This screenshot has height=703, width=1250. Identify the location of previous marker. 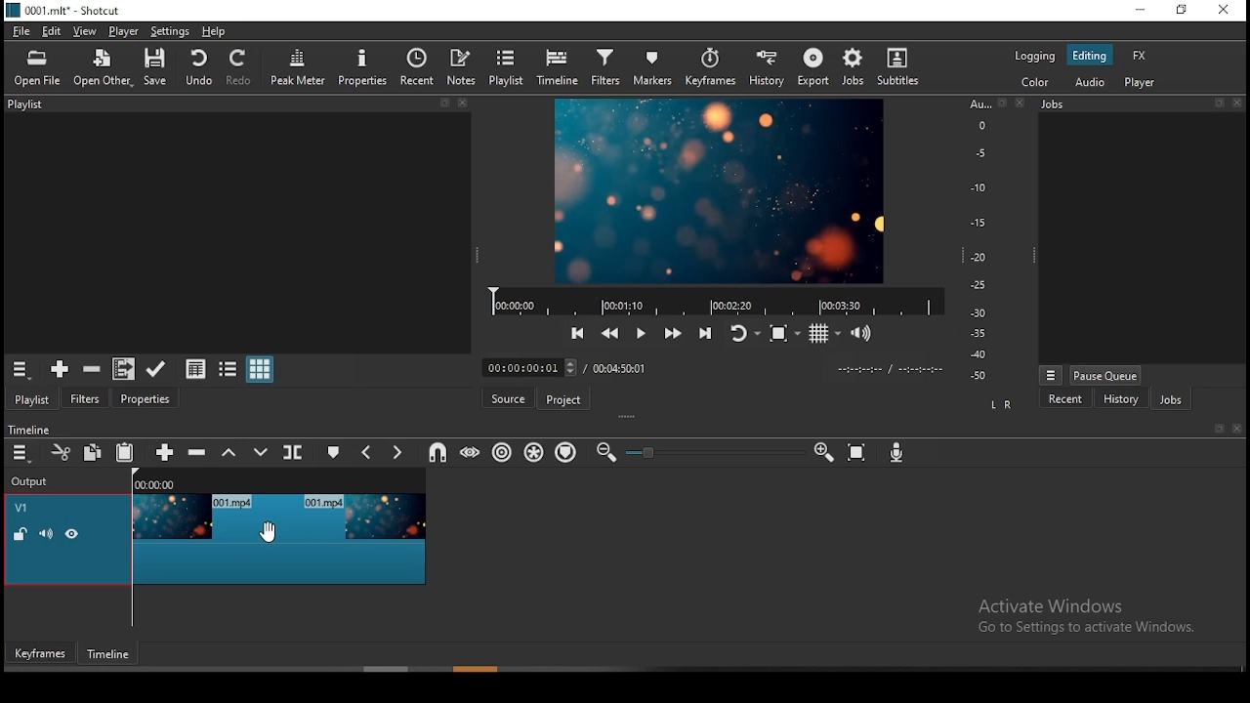
(366, 450).